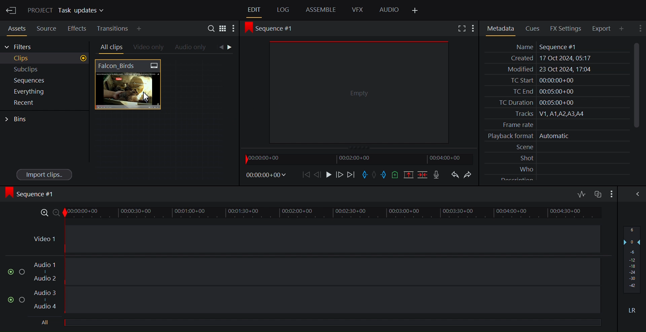 This screenshot has width=646, height=332. Describe the element at coordinates (556, 103) in the screenshot. I see `TC Duration` at that location.